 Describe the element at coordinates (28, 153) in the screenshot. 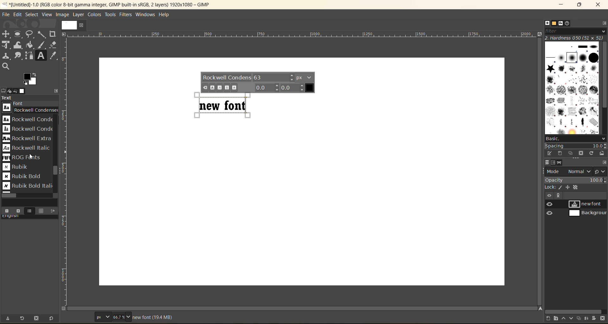

I see `font styles` at that location.